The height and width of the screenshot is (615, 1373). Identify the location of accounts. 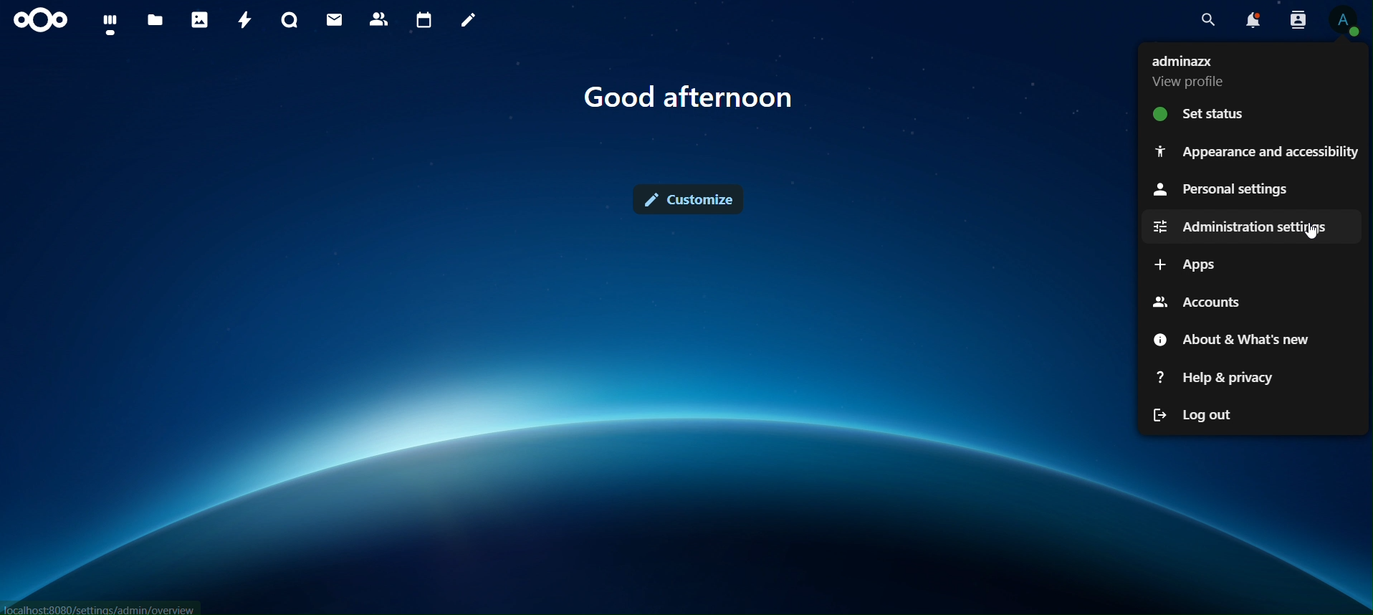
(1200, 303).